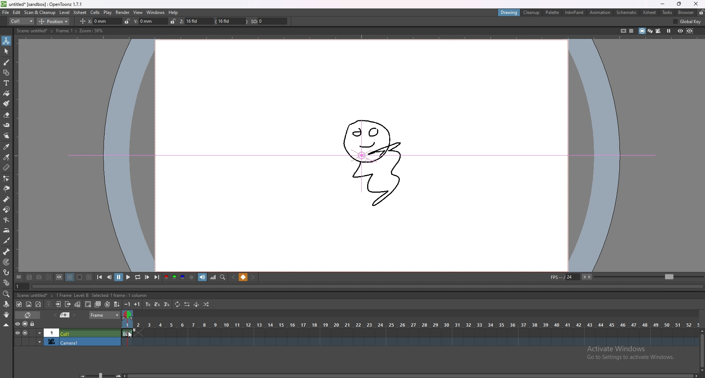 This screenshot has height=378, width=705. What do you see at coordinates (138, 277) in the screenshot?
I see `loop` at bounding box center [138, 277].